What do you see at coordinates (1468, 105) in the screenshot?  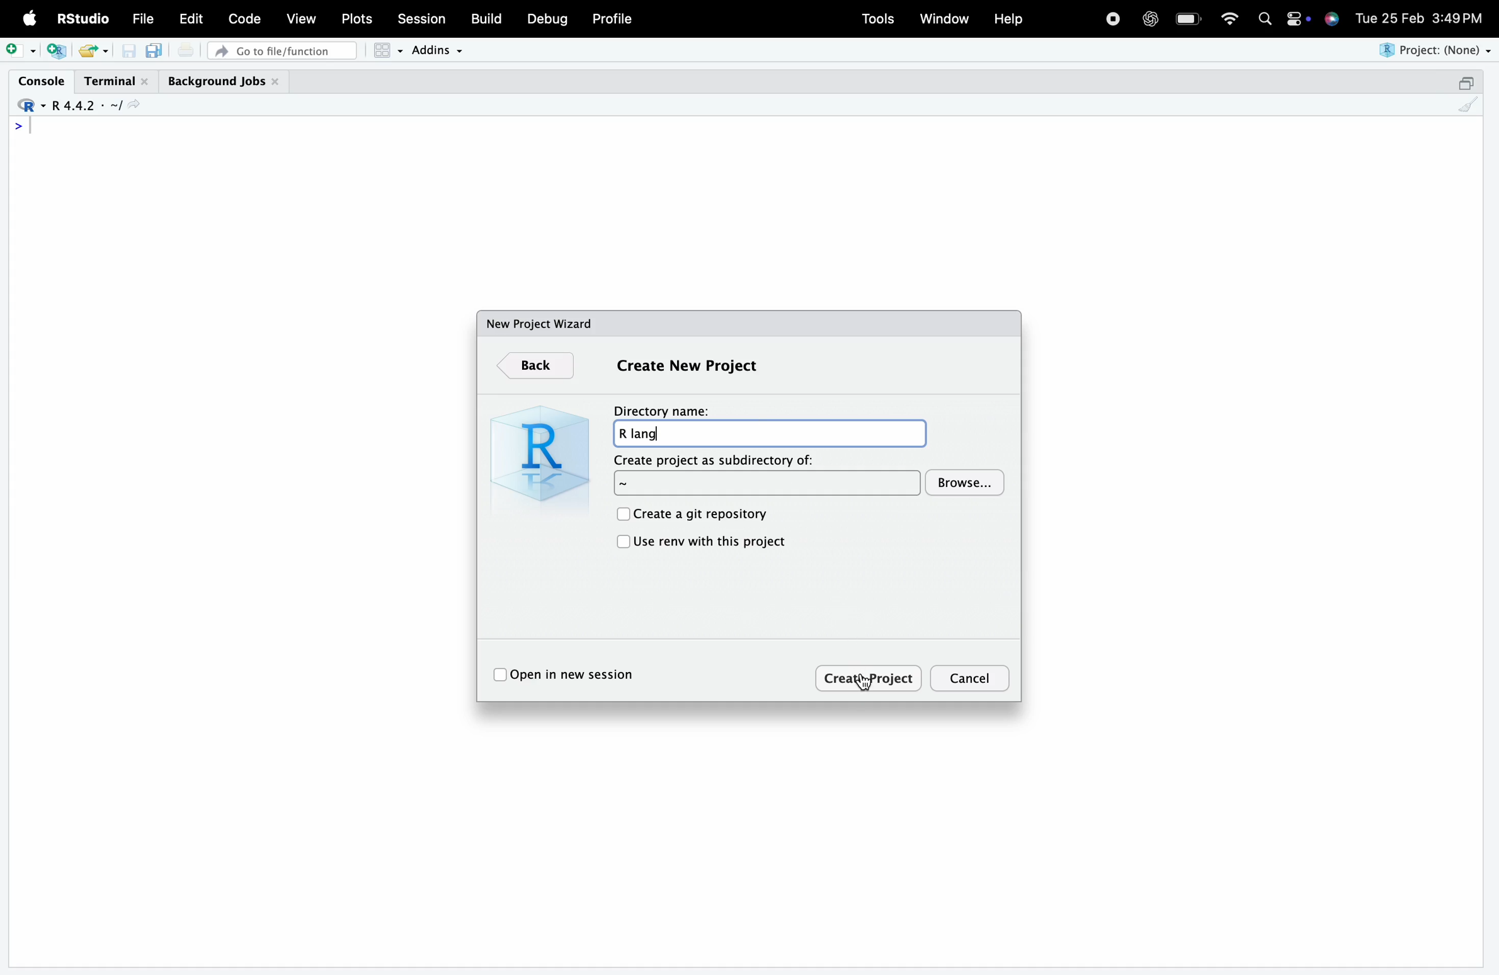 I see `clear console` at bounding box center [1468, 105].